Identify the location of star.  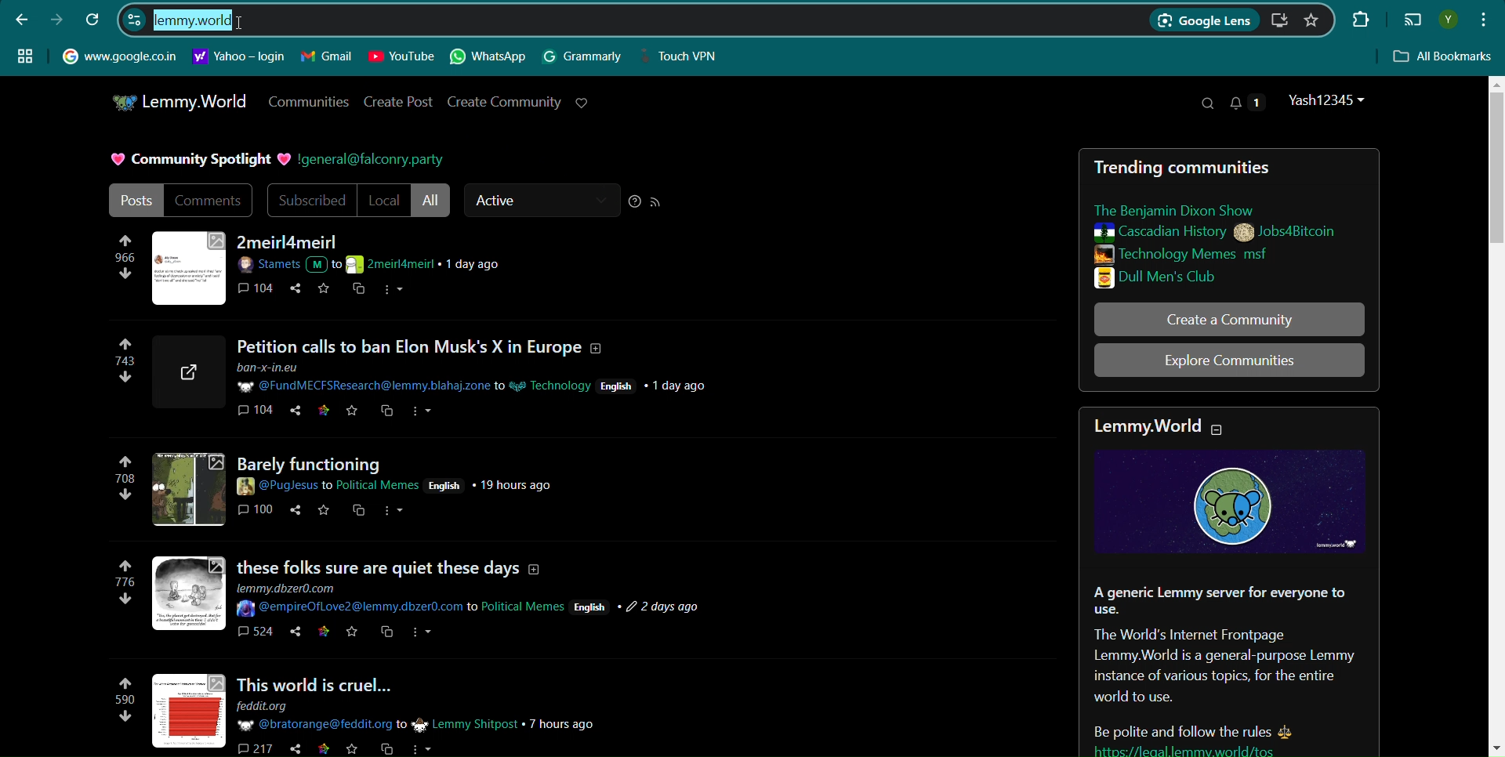
(322, 750).